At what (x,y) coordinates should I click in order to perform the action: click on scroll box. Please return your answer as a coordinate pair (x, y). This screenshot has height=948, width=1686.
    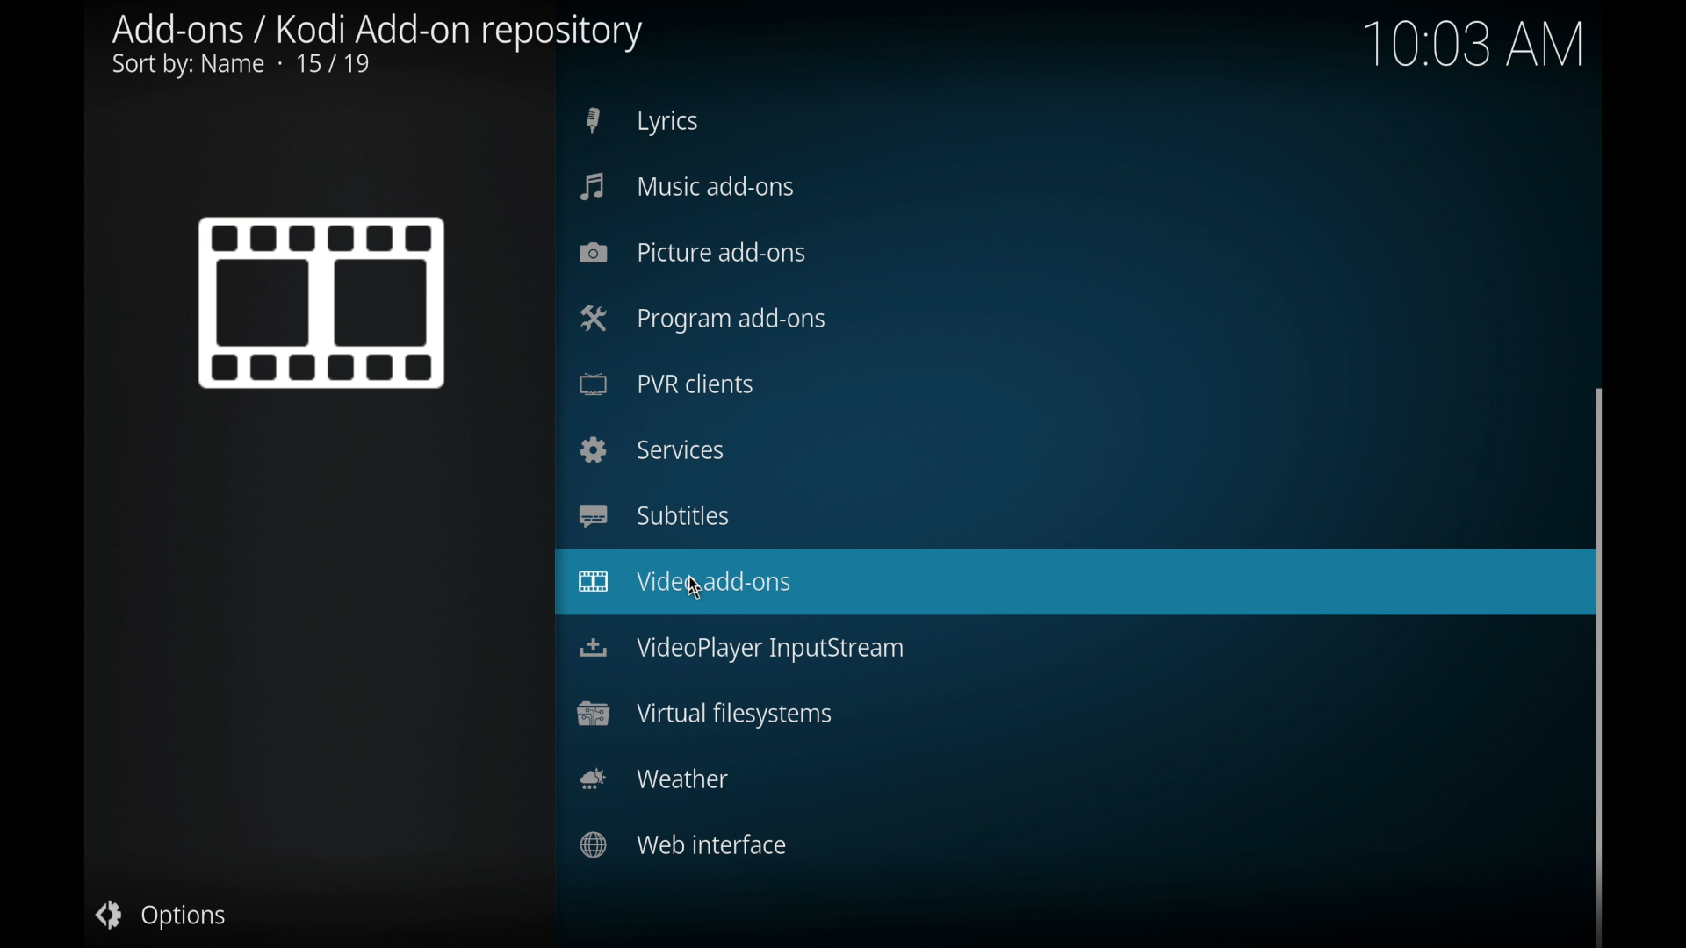
    Looking at the image, I should click on (1602, 663).